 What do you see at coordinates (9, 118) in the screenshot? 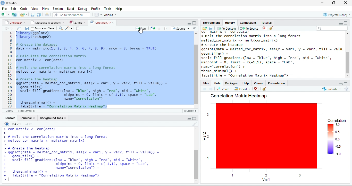
I see `console` at bounding box center [9, 118].